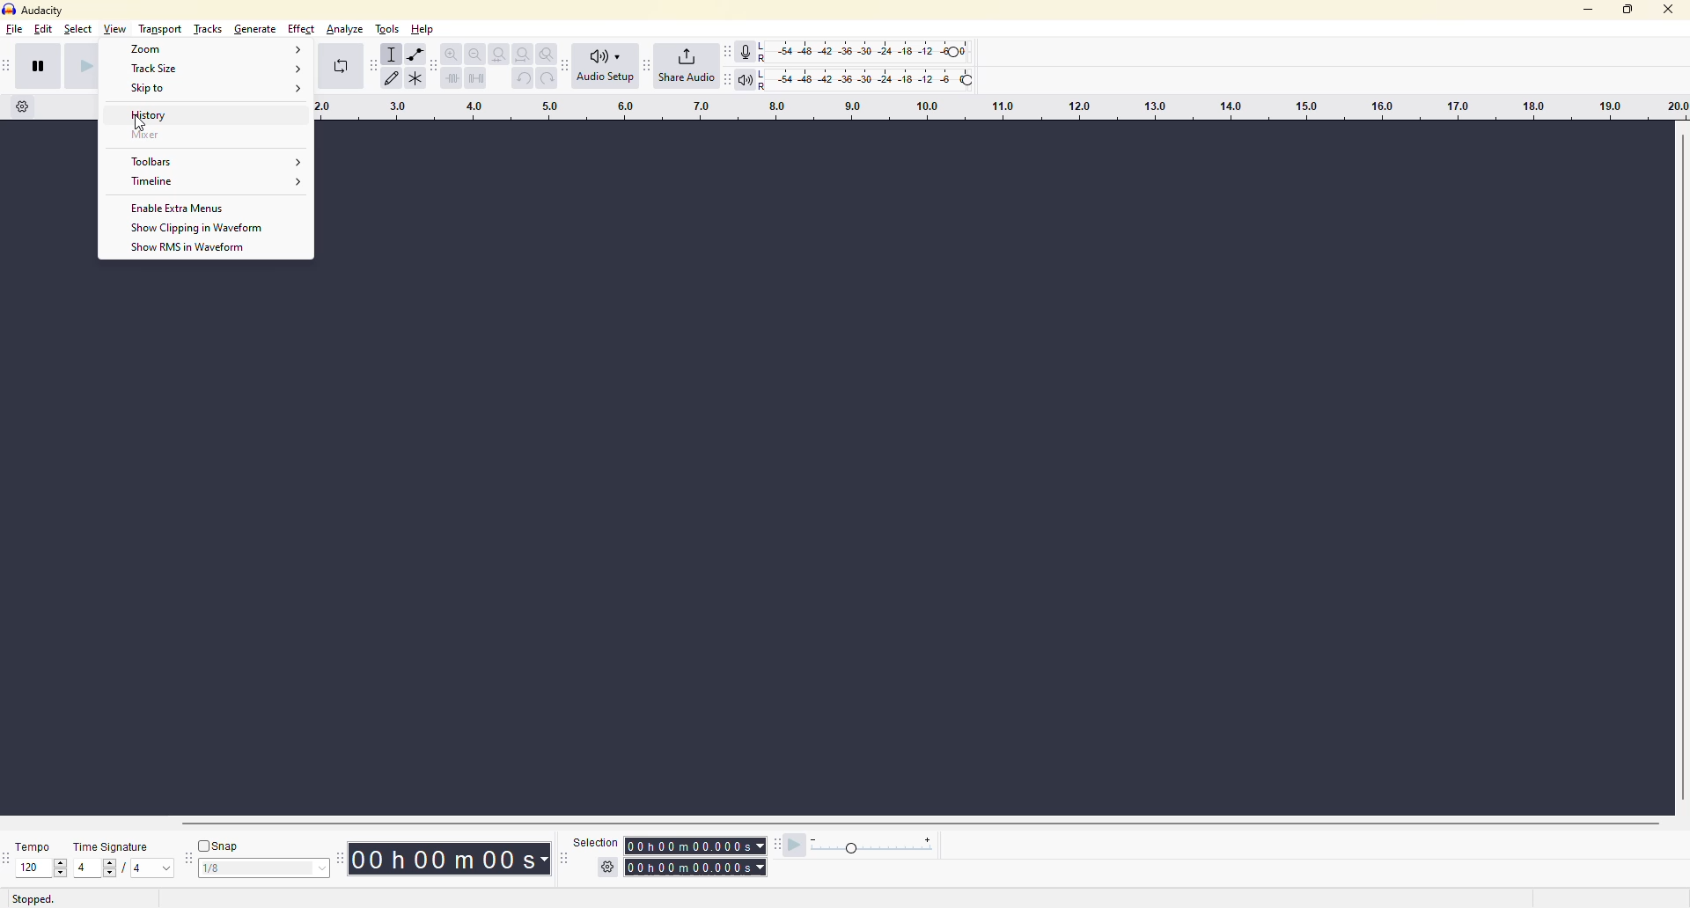 The width and height of the screenshot is (1690, 908). What do you see at coordinates (200, 249) in the screenshot?
I see `show rms in waveform` at bounding box center [200, 249].